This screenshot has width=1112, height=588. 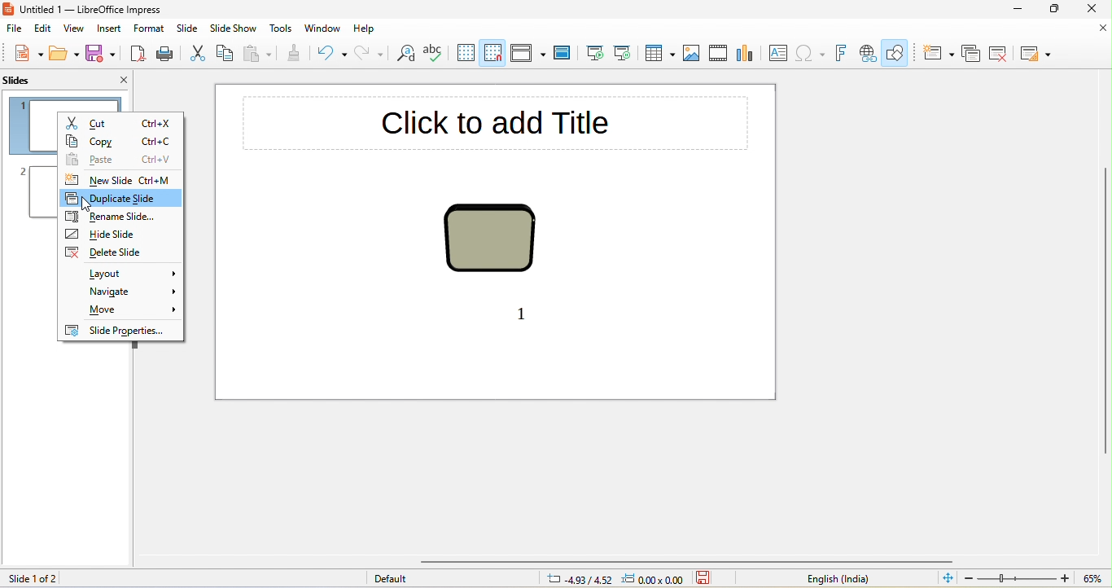 I want to click on cut, so click(x=120, y=121).